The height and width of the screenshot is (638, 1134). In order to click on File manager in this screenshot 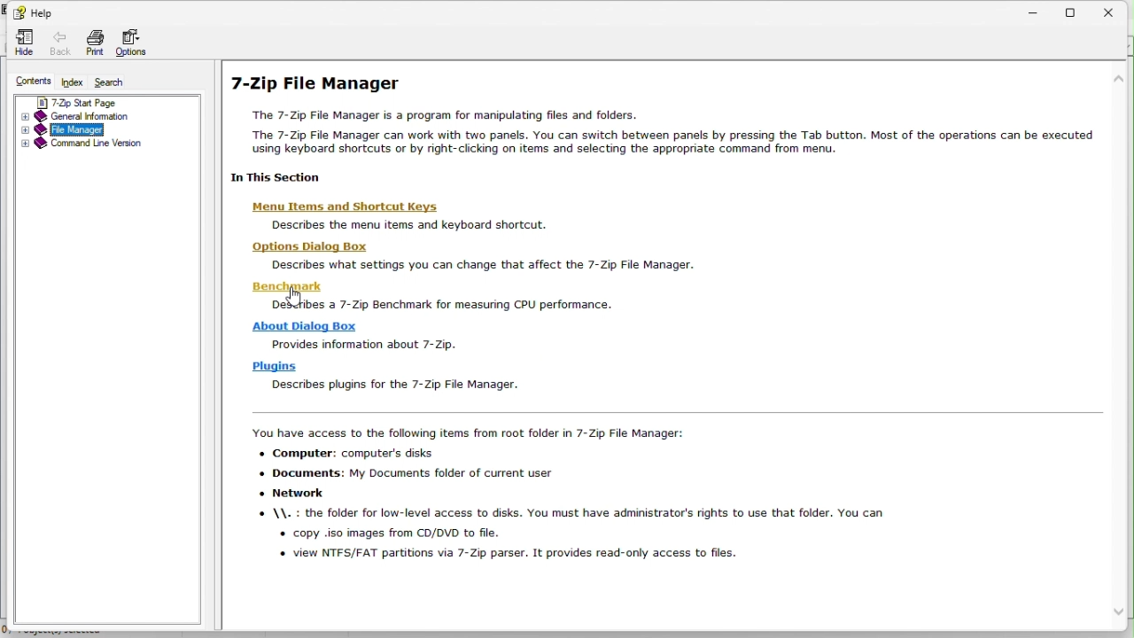, I will do `click(99, 129)`.